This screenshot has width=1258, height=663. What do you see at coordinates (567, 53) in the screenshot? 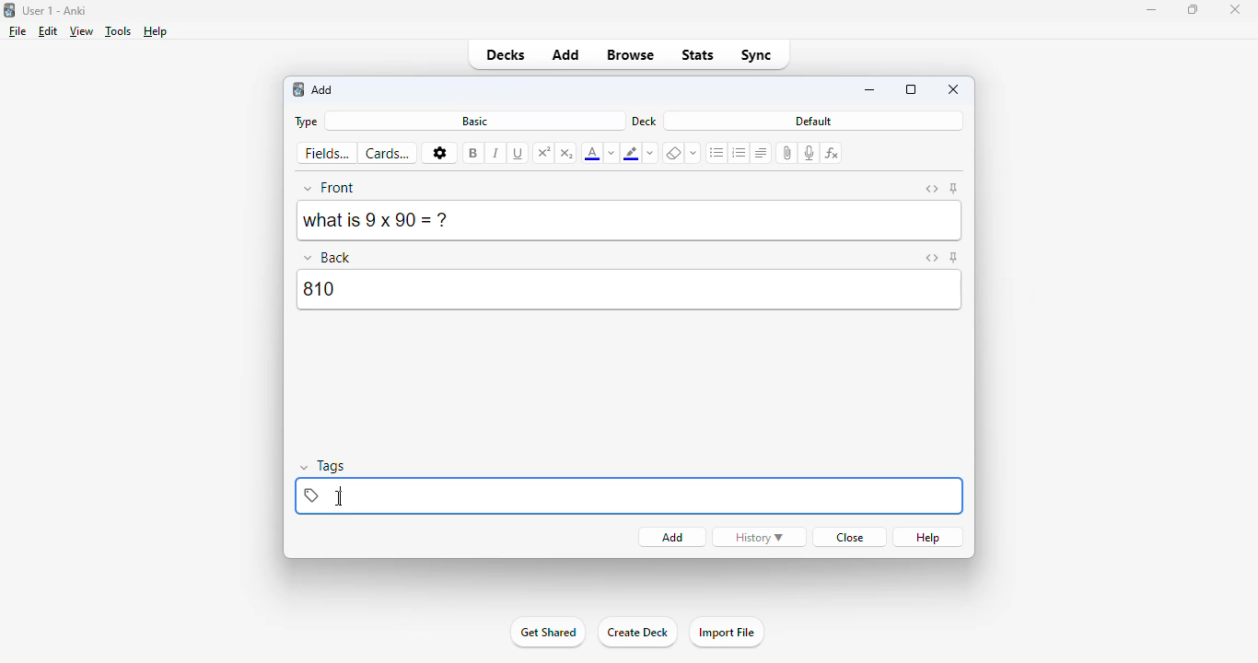
I see `add` at bounding box center [567, 53].